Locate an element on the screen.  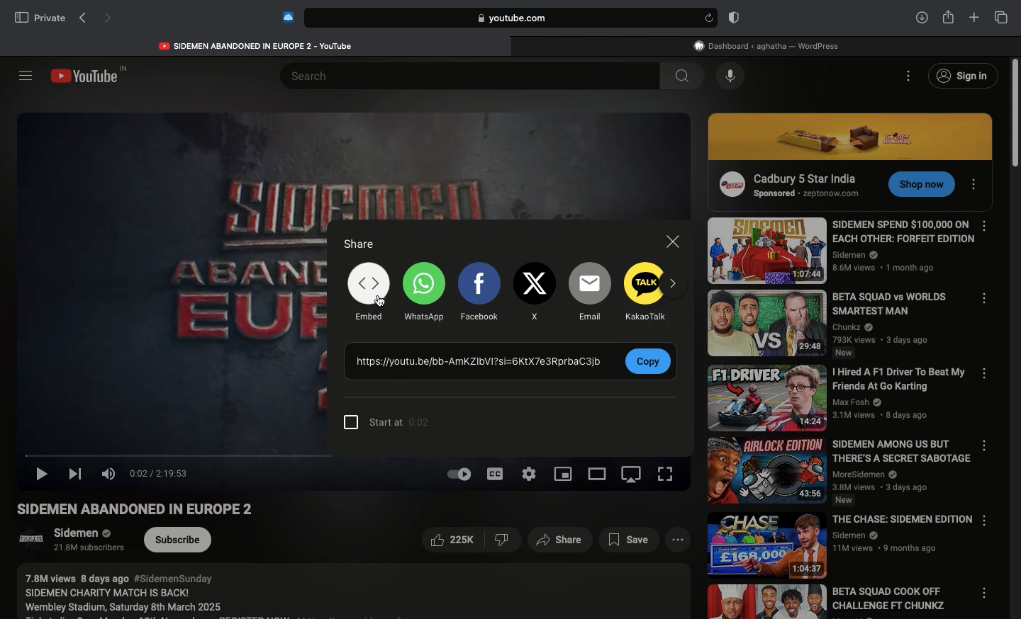
search is located at coordinates (681, 76).